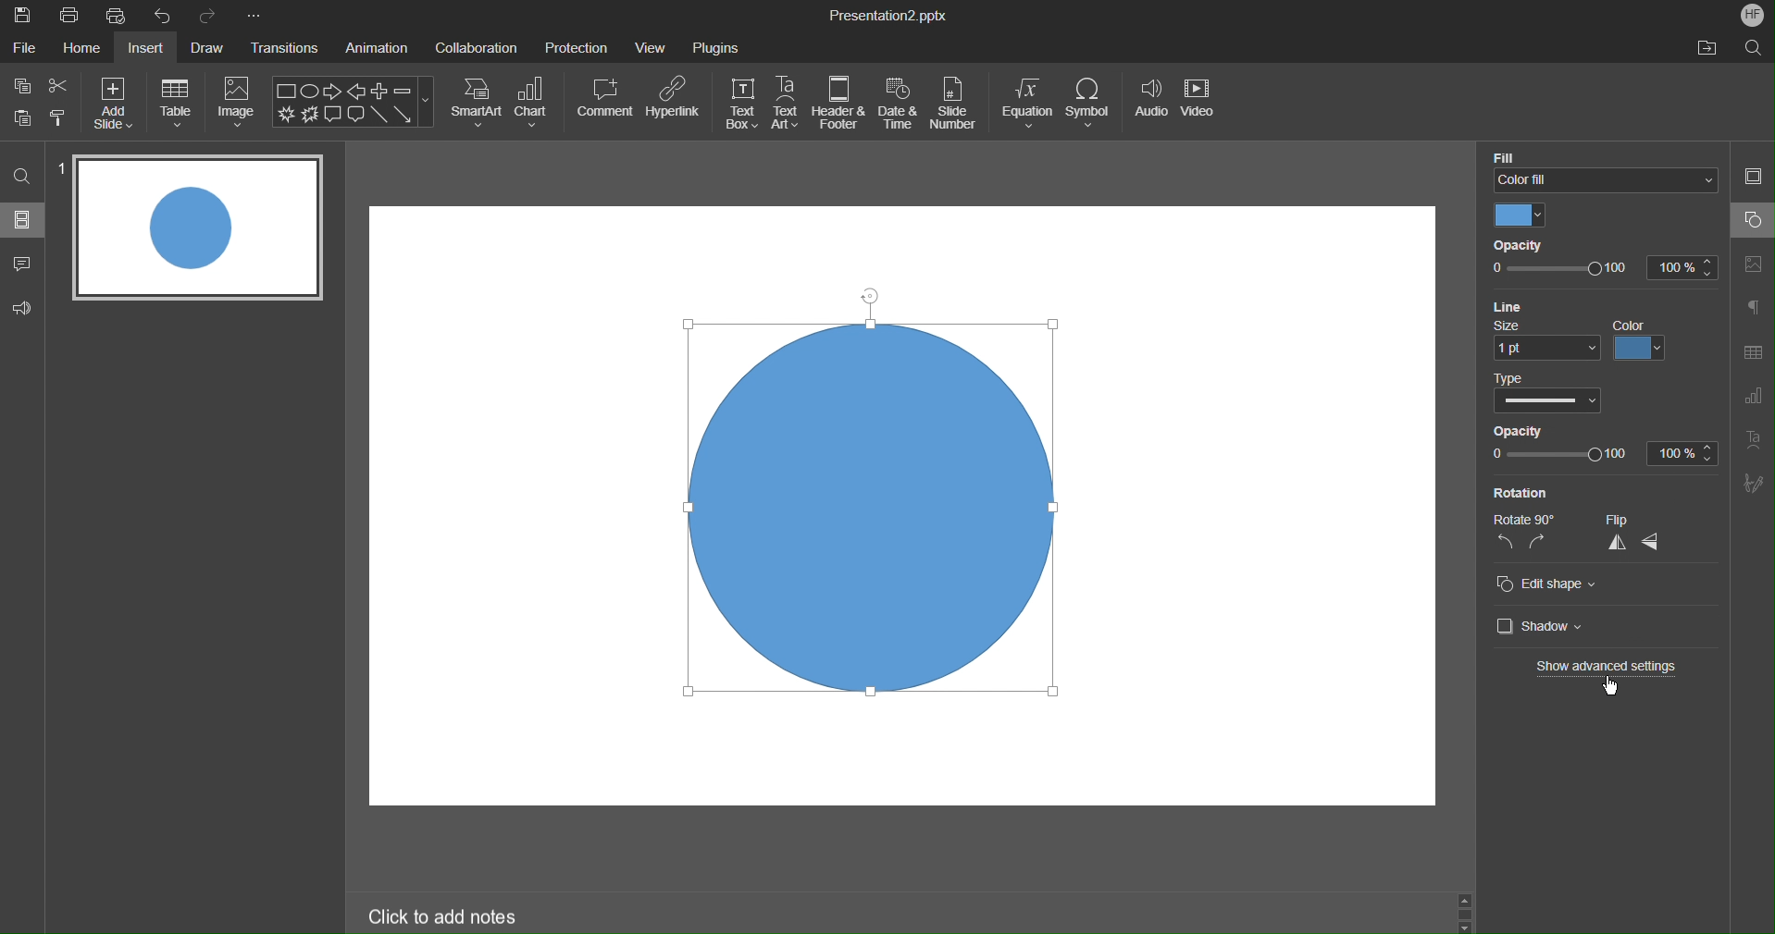 This screenshot has width=1775, height=934. What do you see at coordinates (238, 103) in the screenshot?
I see `Image` at bounding box center [238, 103].